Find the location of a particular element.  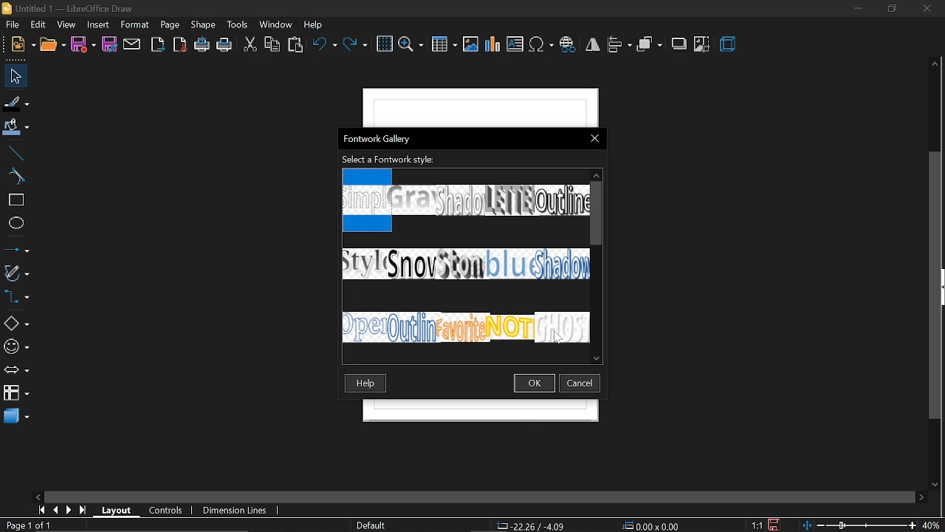

vertical scrollbar is located at coordinates (936, 287).